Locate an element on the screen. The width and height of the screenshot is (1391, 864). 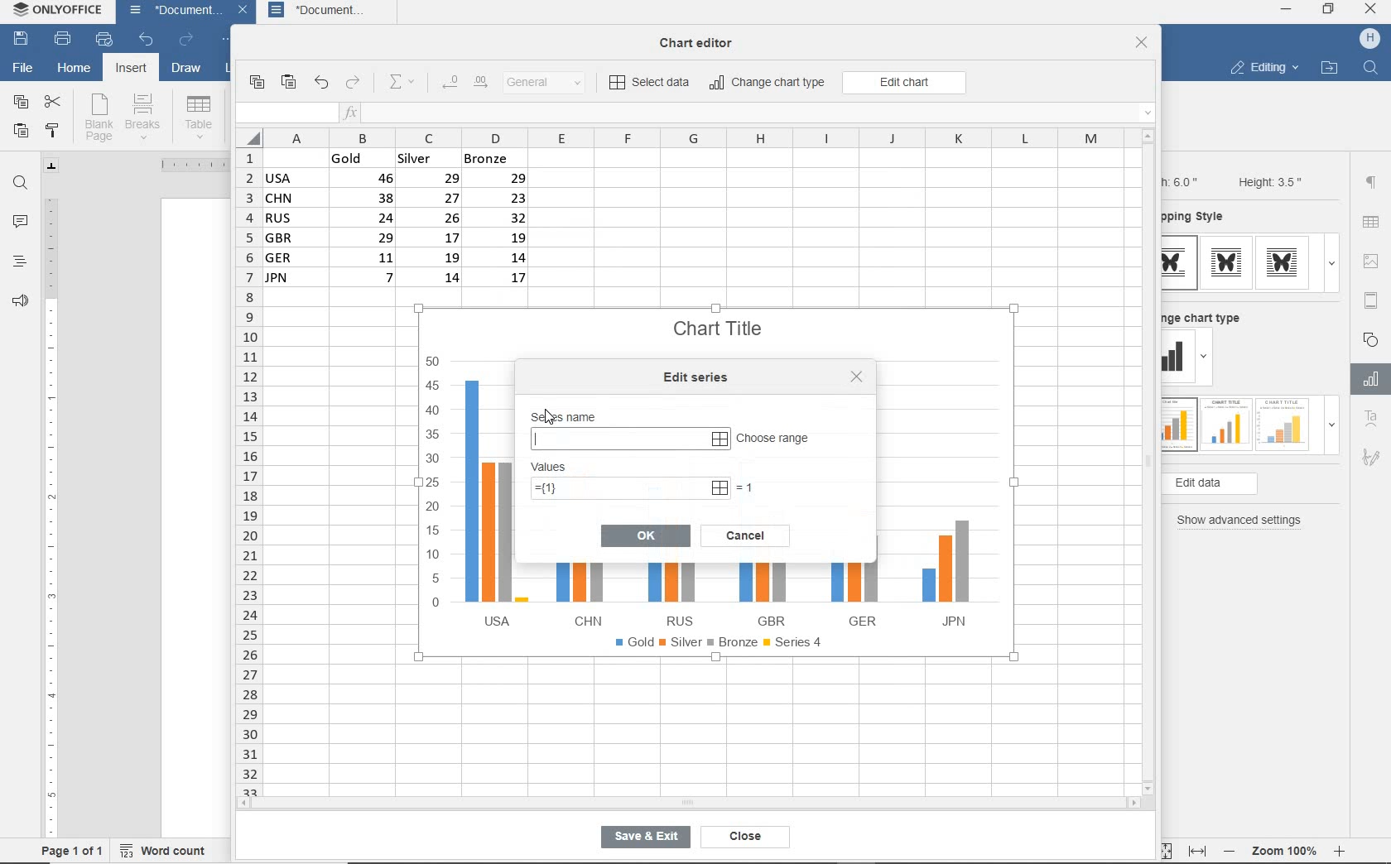
type 1 is located at coordinates (1180, 263).